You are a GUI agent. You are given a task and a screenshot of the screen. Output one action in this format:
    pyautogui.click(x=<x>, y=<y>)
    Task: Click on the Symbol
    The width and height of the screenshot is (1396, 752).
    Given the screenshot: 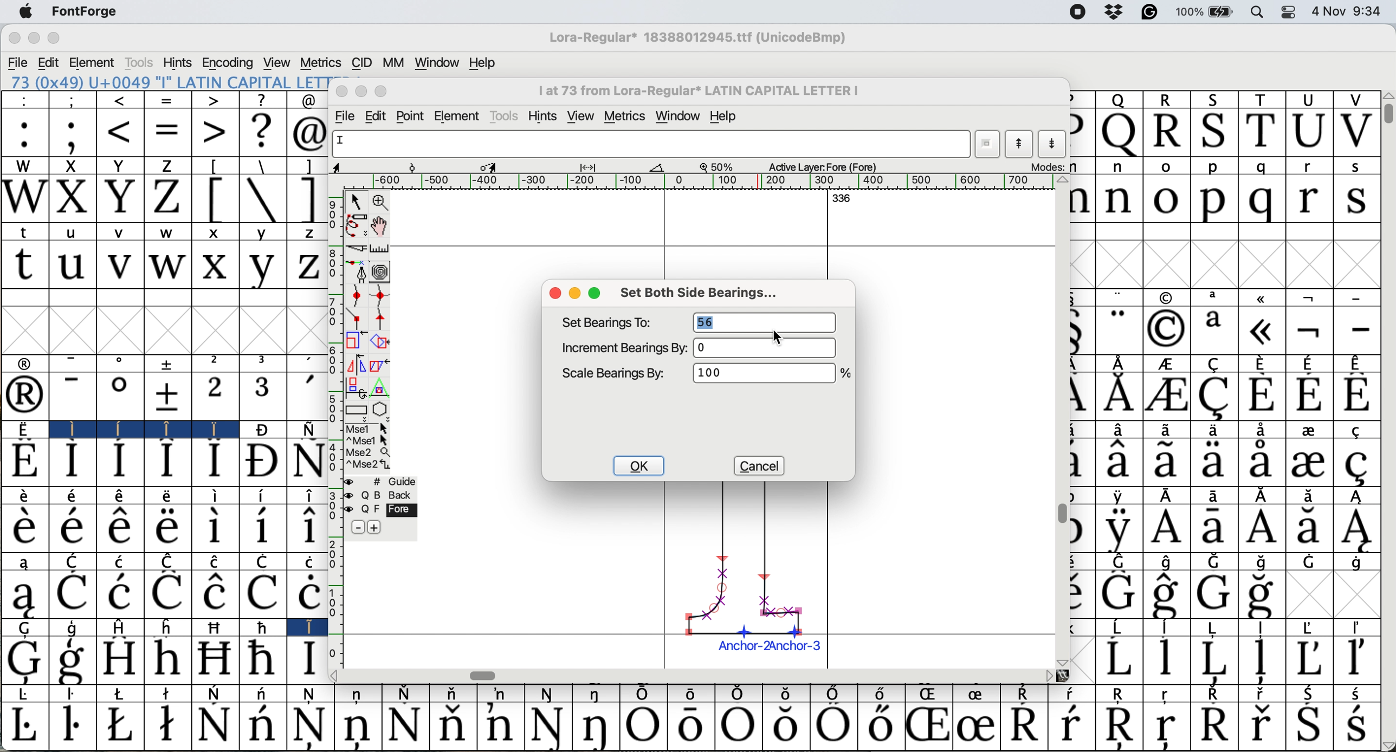 What is the action you would take?
    pyautogui.click(x=1166, y=430)
    